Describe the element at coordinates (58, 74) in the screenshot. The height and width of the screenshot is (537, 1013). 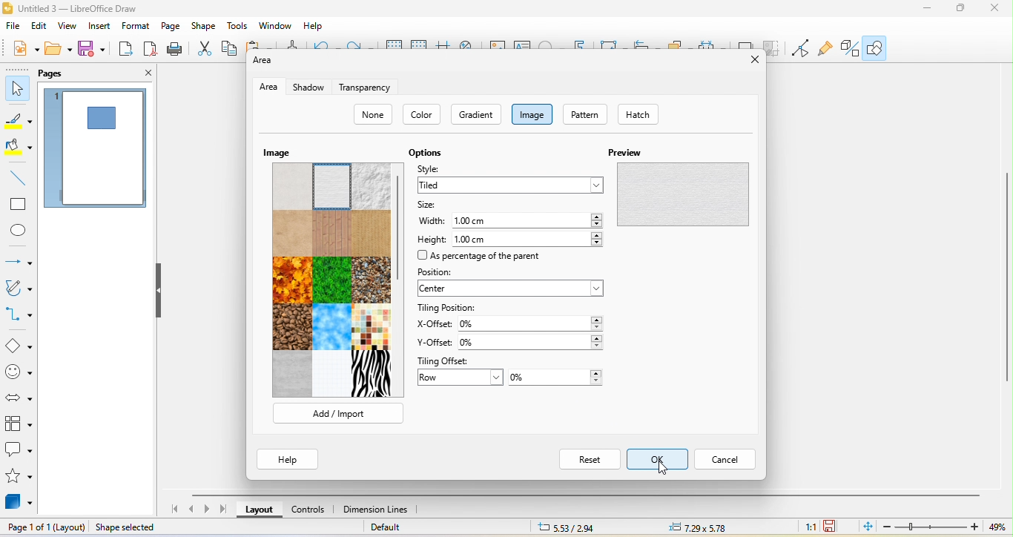
I see `pages` at that location.